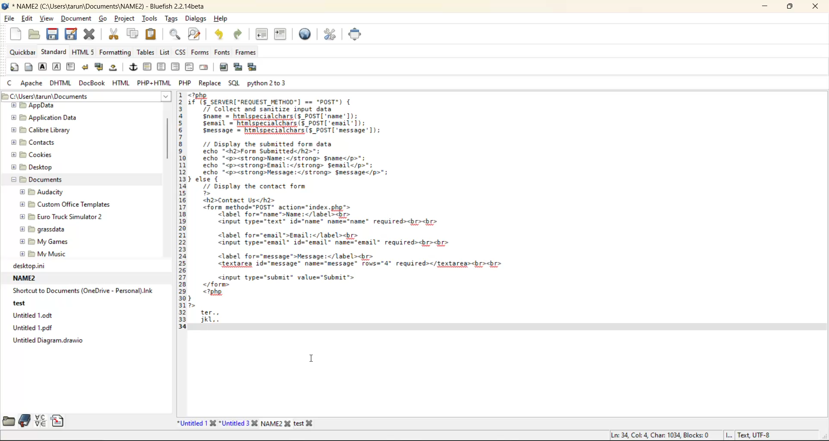  What do you see at coordinates (112, 7) in the screenshot?
I see `file name and app name` at bounding box center [112, 7].